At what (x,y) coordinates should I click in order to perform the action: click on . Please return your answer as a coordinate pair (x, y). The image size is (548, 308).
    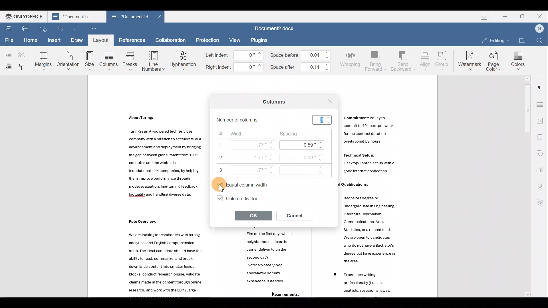
    Looking at the image, I should click on (168, 262).